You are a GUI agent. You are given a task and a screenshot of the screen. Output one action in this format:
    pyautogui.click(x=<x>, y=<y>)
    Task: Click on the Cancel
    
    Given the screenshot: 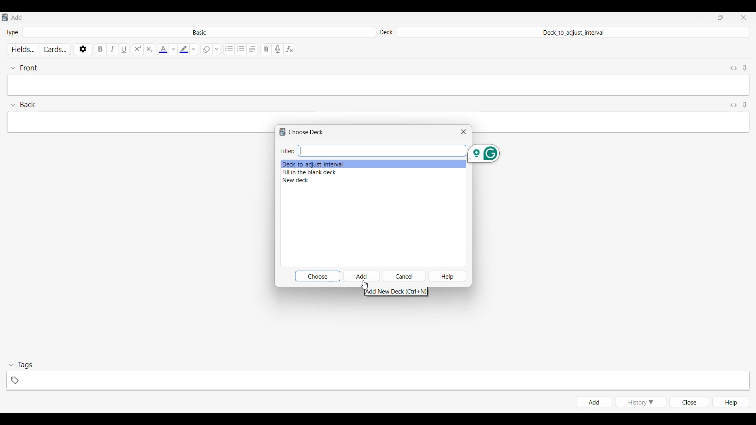 What is the action you would take?
    pyautogui.click(x=404, y=276)
    